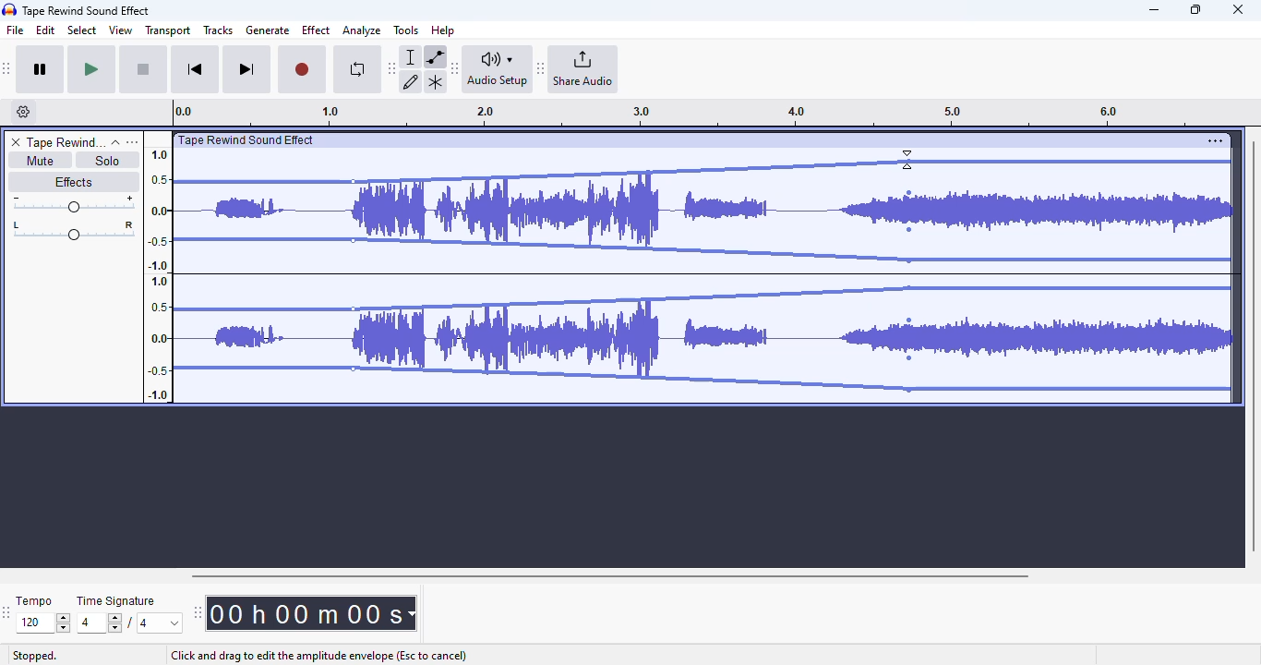 The image size is (1261, 665). I want to click on view, so click(121, 30).